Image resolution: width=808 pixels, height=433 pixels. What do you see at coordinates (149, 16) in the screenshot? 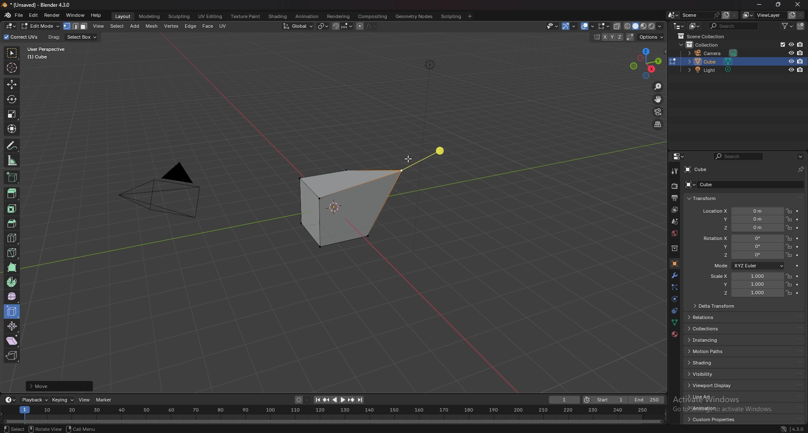
I see `modeling` at bounding box center [149, 16].